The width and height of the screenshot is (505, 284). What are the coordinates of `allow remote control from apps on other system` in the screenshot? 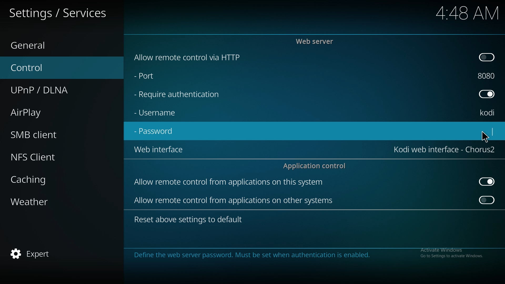 It's located at (236, 201).